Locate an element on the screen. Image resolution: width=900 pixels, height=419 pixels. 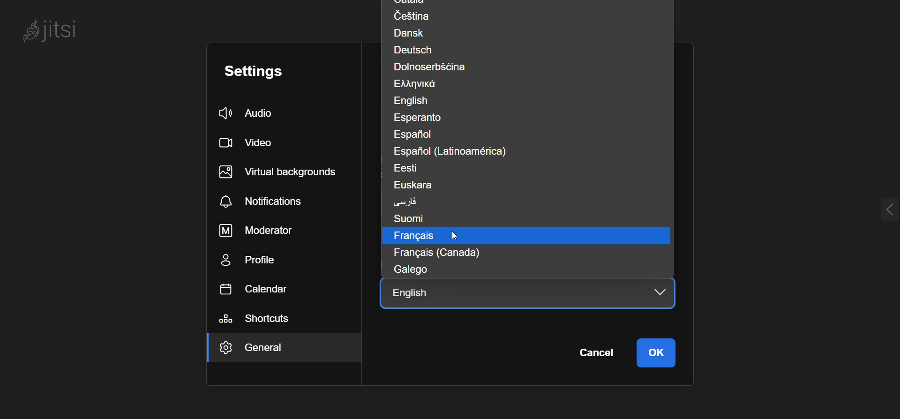
Expand is located at coordinates (875, 211).